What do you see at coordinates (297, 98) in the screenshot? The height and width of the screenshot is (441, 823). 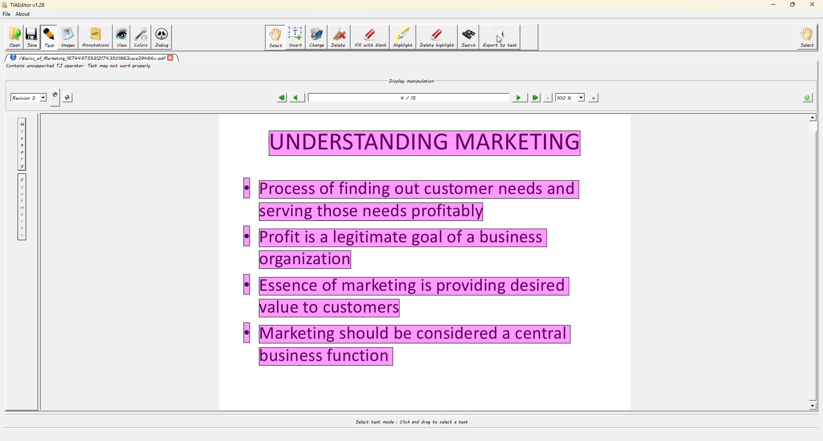 I see `previous page` at bounding box center [297, 98].